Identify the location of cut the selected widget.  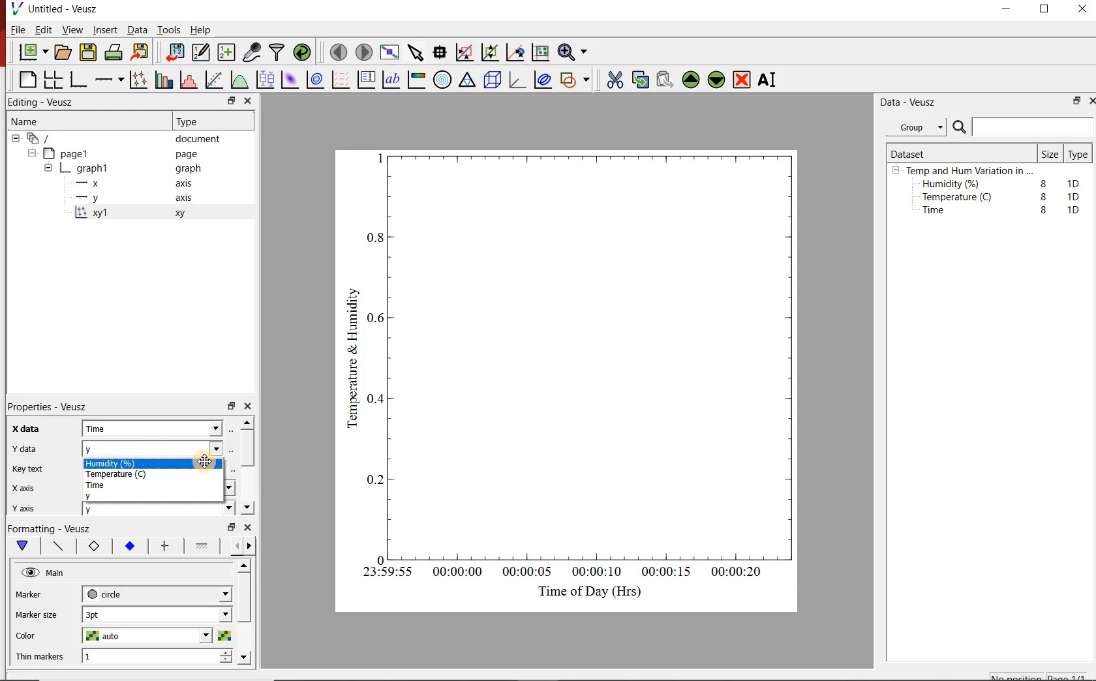
(614, 78).